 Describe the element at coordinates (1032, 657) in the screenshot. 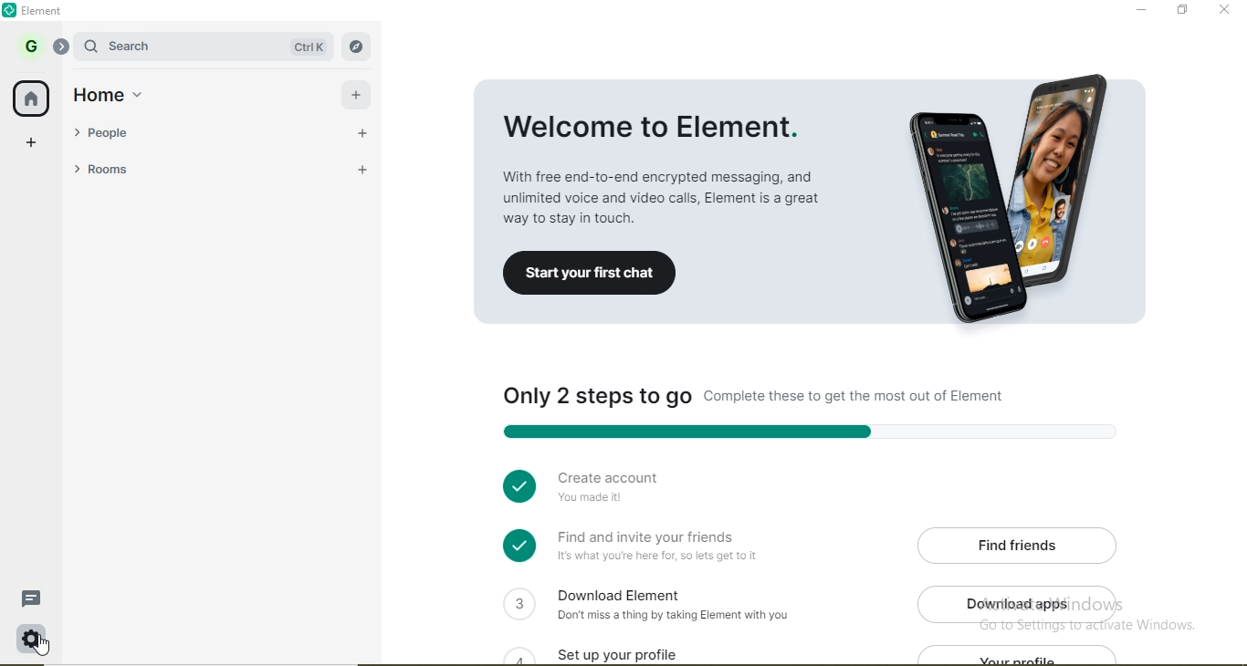

I see `your profile` at that location.